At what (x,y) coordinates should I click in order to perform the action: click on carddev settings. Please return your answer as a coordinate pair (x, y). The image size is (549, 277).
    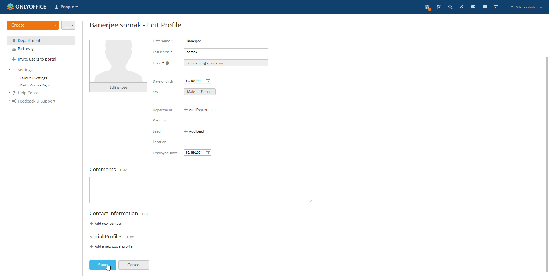
    Looking at the image, I should click on (33, 78).